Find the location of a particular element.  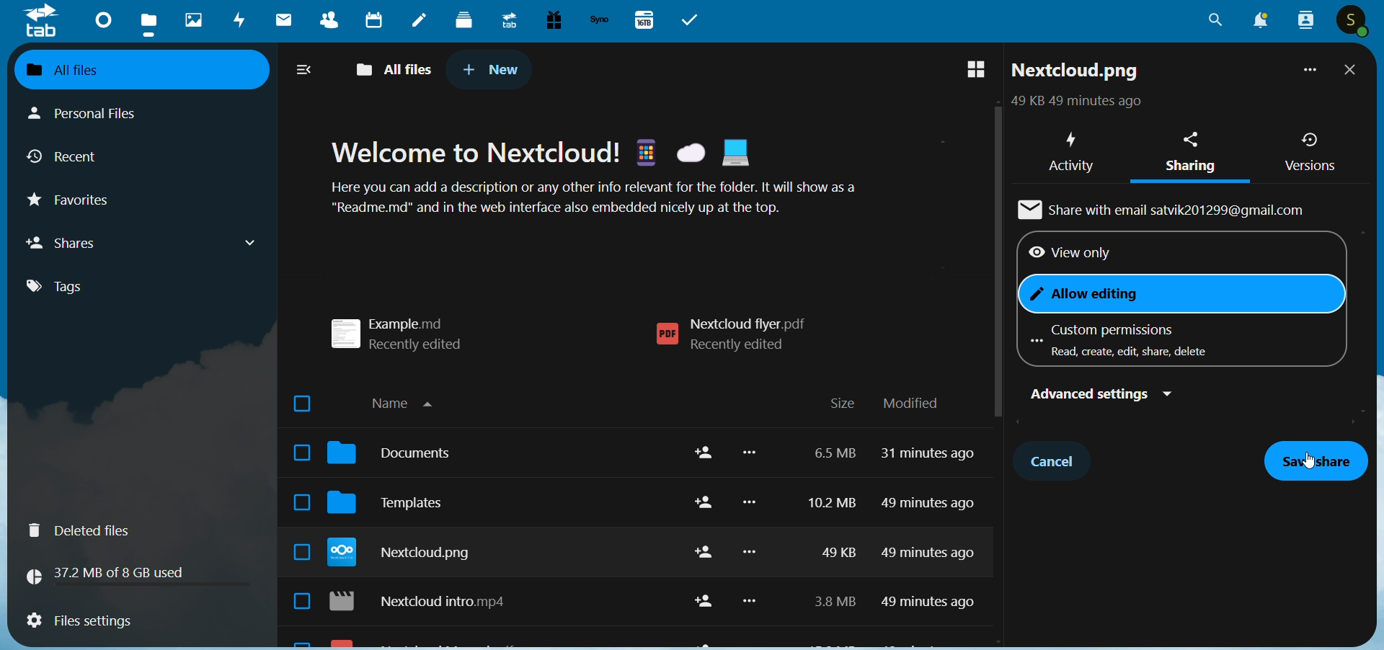

storage is located at coordinates (112, 573).